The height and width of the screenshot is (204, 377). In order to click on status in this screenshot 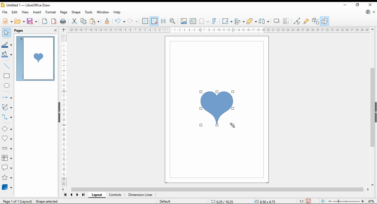, I will do `click(242, 201)`.